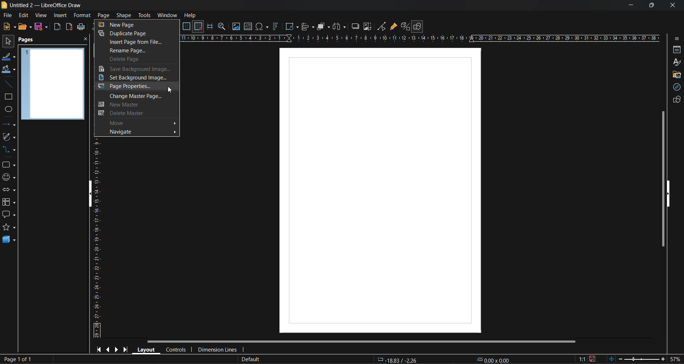  What do you see at coordinates (362, 341) in the screenshot?
I see `horizontal scroll bar` at bounding box center [362, 341].